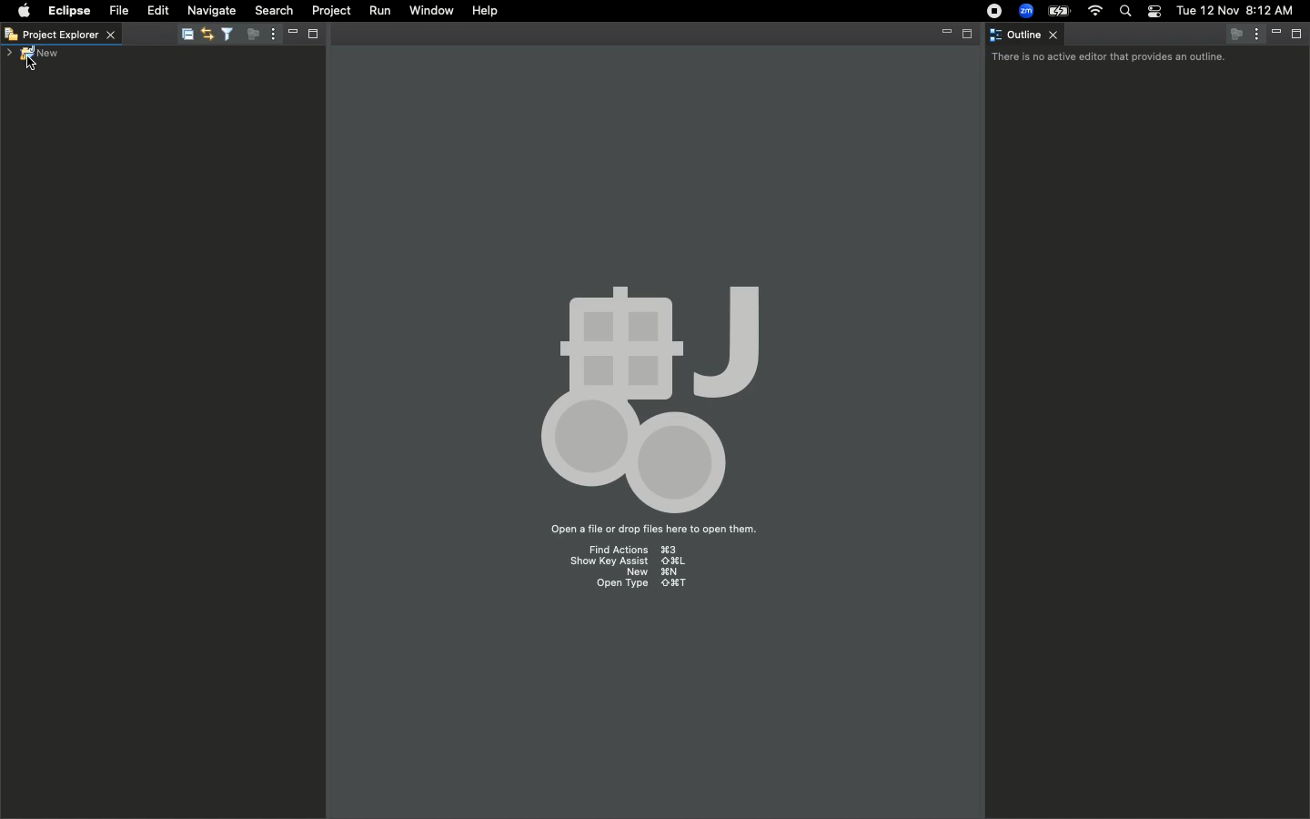  What do you see at coordinates (652, 531) in the screenshot?
I see `Open a file or drop files here to open them` at bounding box center [652, 531].